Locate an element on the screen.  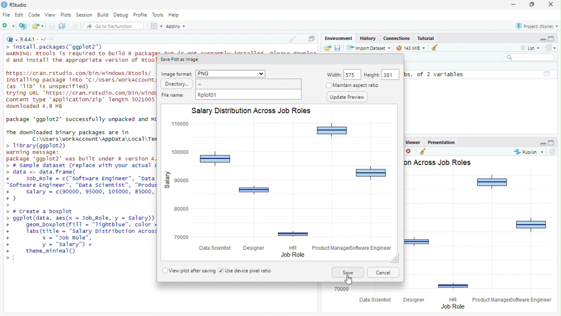
Create  a project is located at coordinates (24, 26).